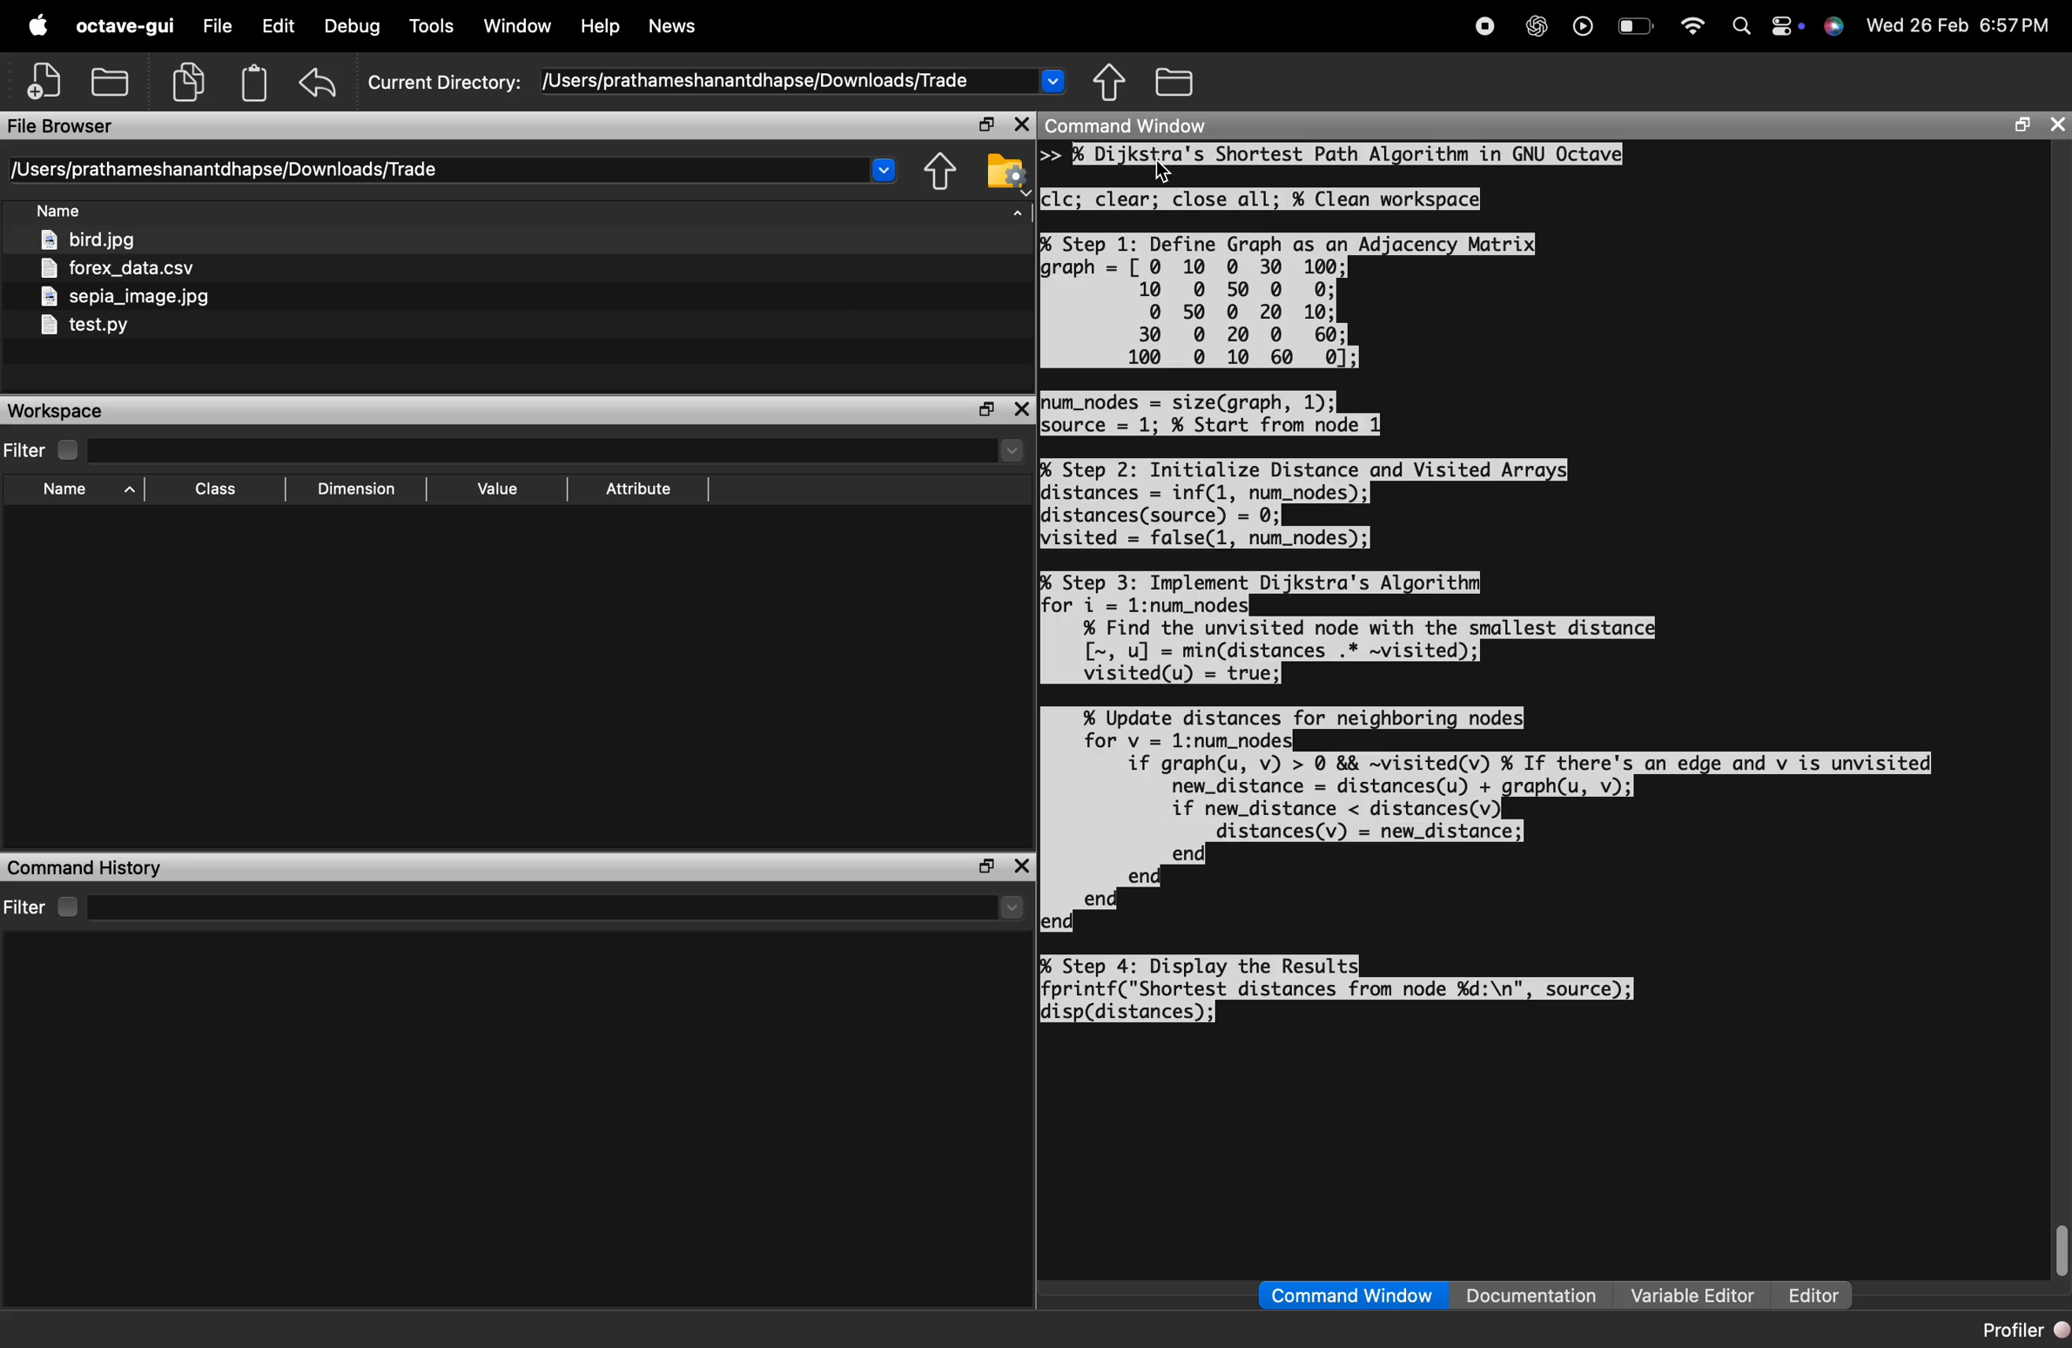 This screenshot has height=1348, width=2072. Describe the element at coordinates (62, 411) in the screenshot. I see `workspace` at that location.